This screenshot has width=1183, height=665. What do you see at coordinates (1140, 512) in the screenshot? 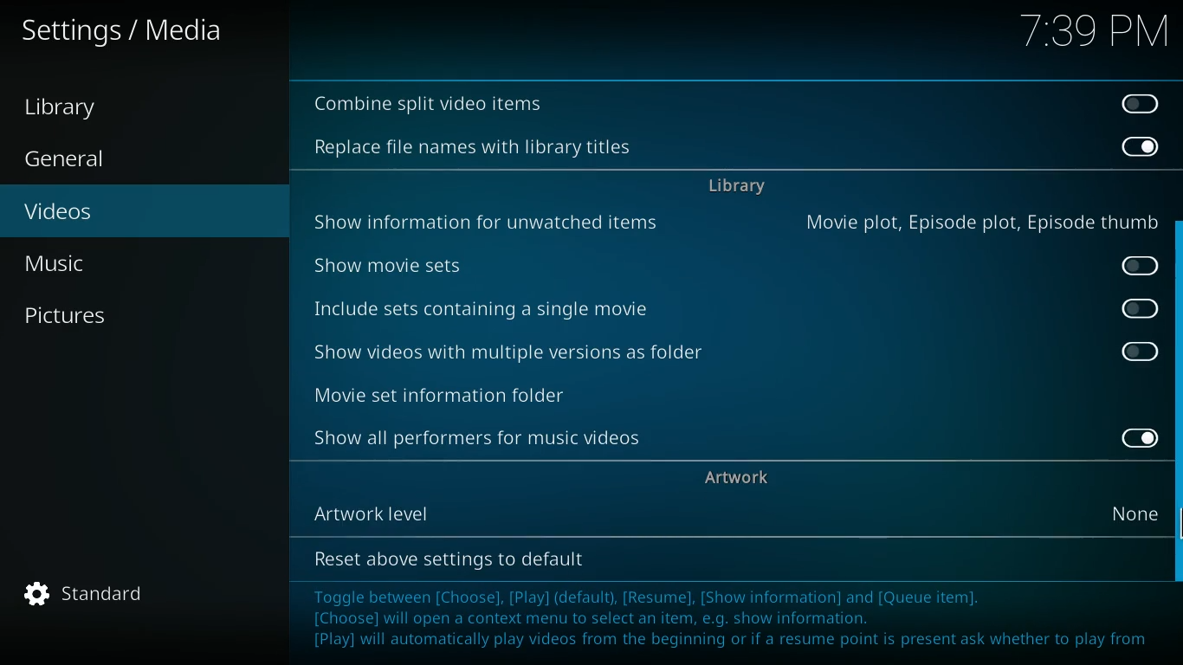
I see `None` at bounding box center [1140, 512].